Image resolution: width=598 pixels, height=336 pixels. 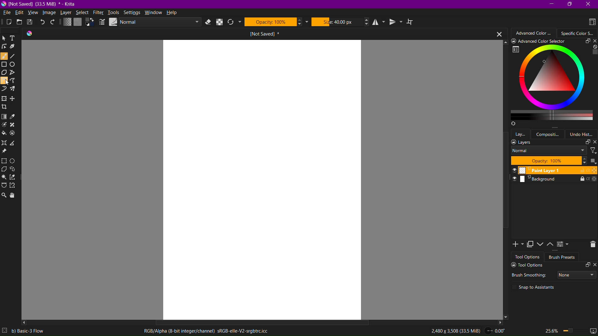 What do you see at coordinates (132, 12) in the screenshot?
I see `Settings` at bounding box center [132, 12].